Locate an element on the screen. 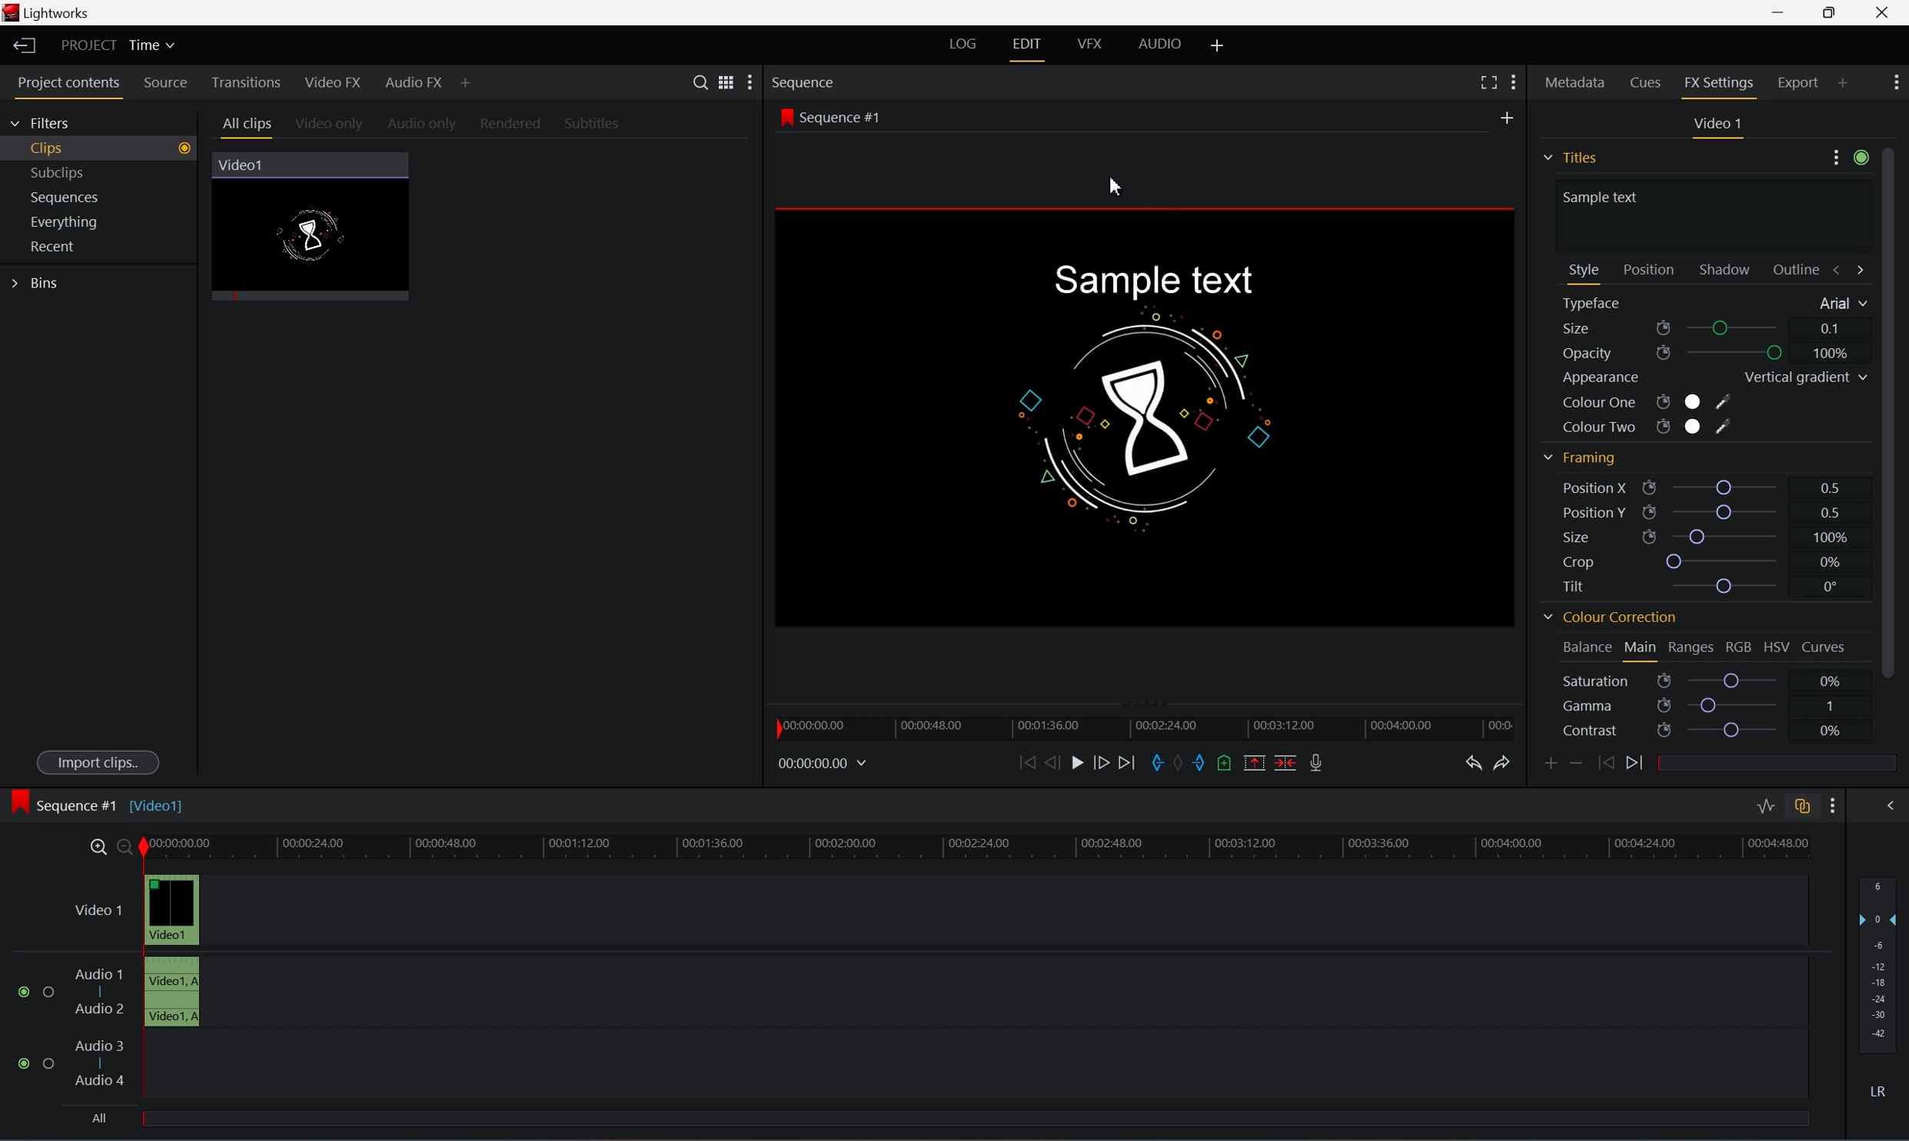 The image size is (1909, 1141). add is located at coordinates (1511, 115).